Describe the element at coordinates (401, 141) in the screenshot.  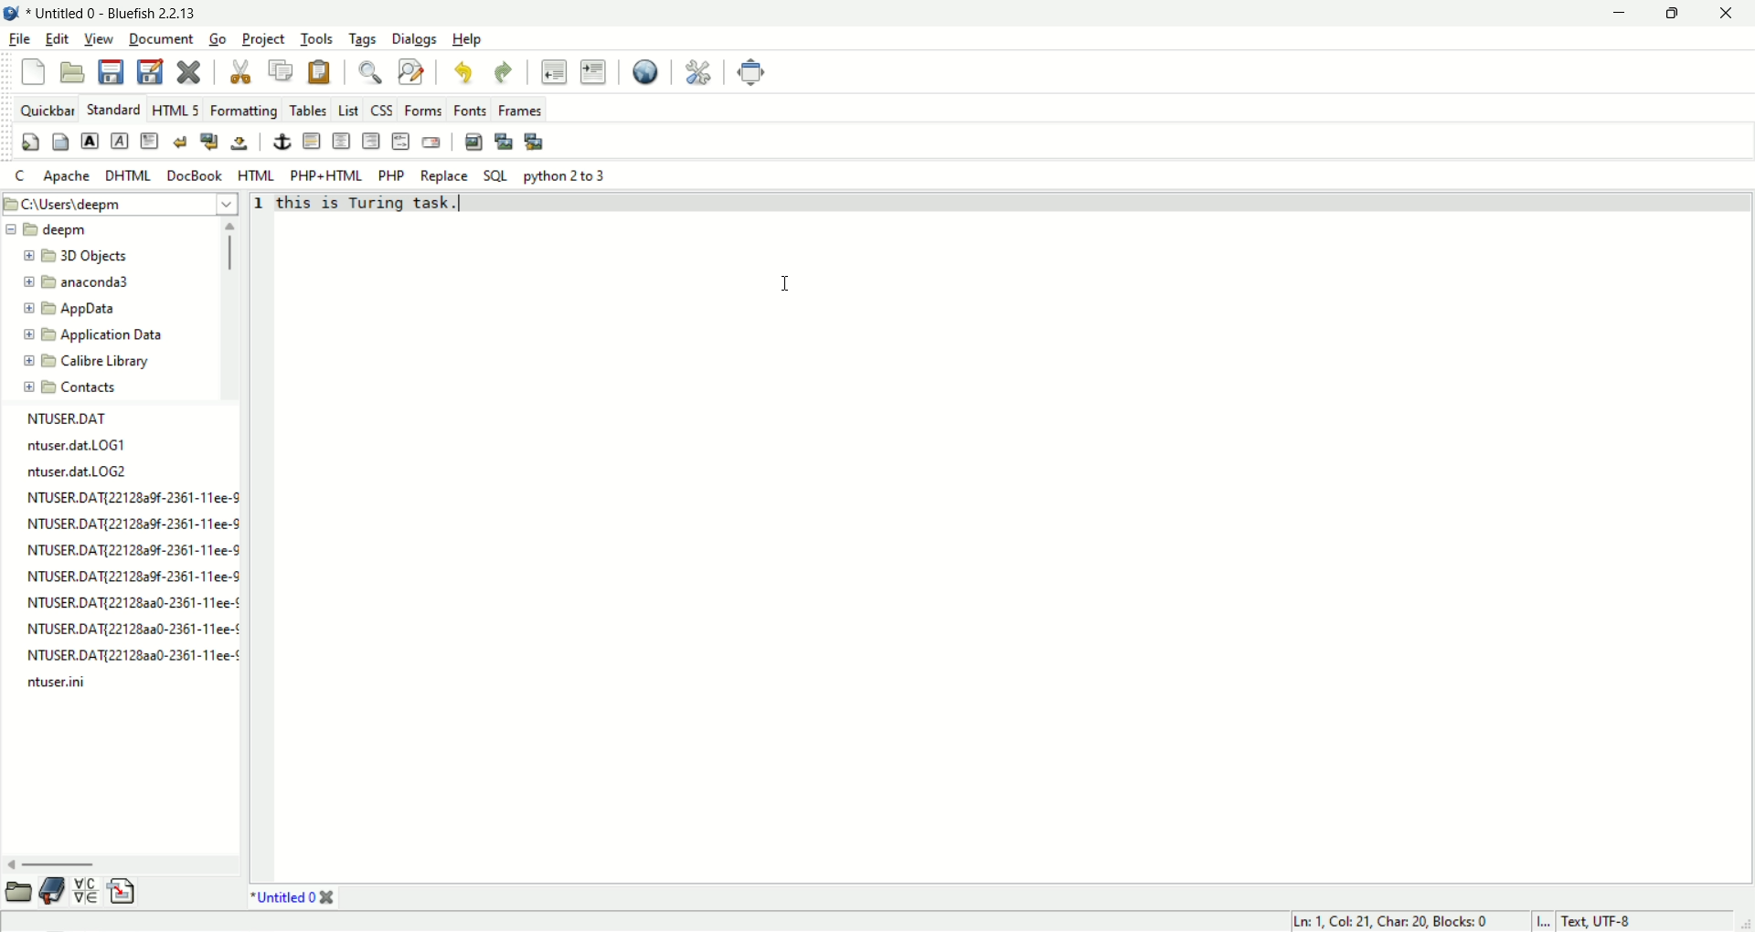
I see `html comment` at that location.